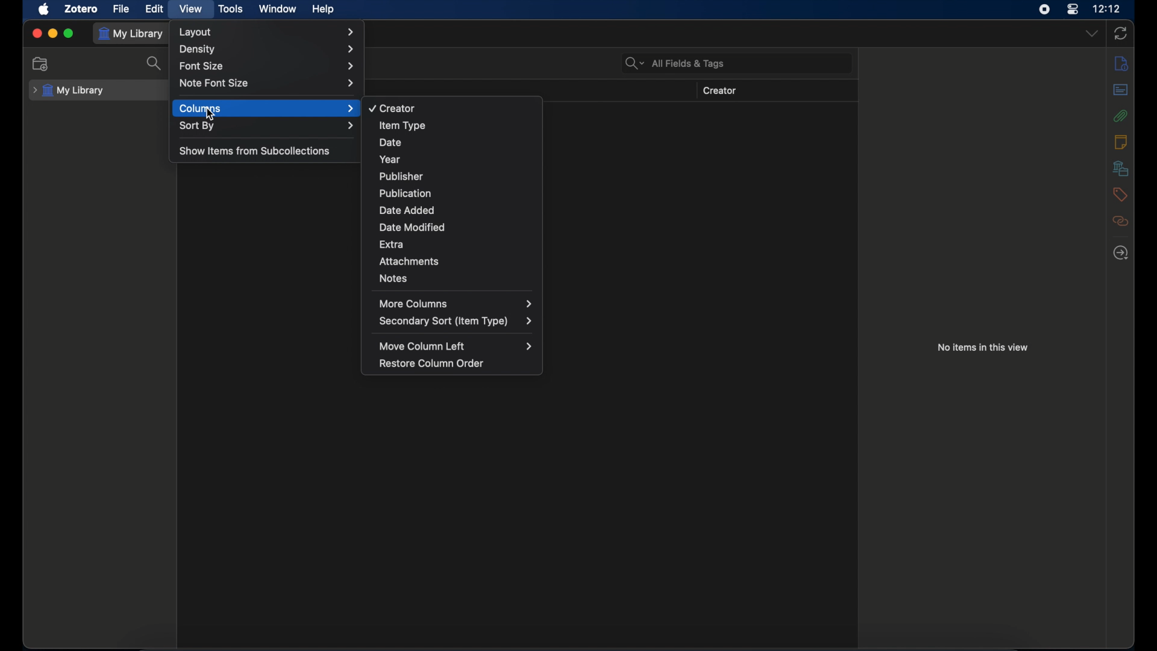 The width and height of the screenshot is (1157, 651). I want to click on screen recorder, so click(1044, 9).